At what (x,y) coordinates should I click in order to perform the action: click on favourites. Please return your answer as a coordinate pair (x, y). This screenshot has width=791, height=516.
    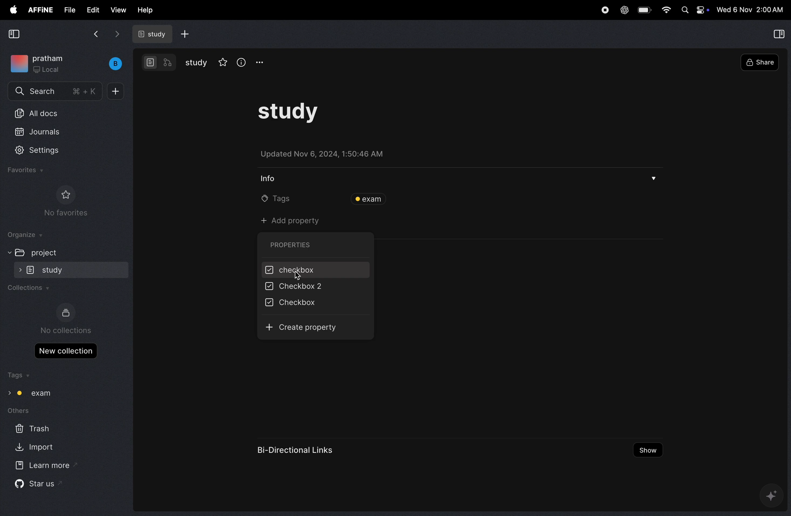
    Looking at the image, I should click on (224, 63).